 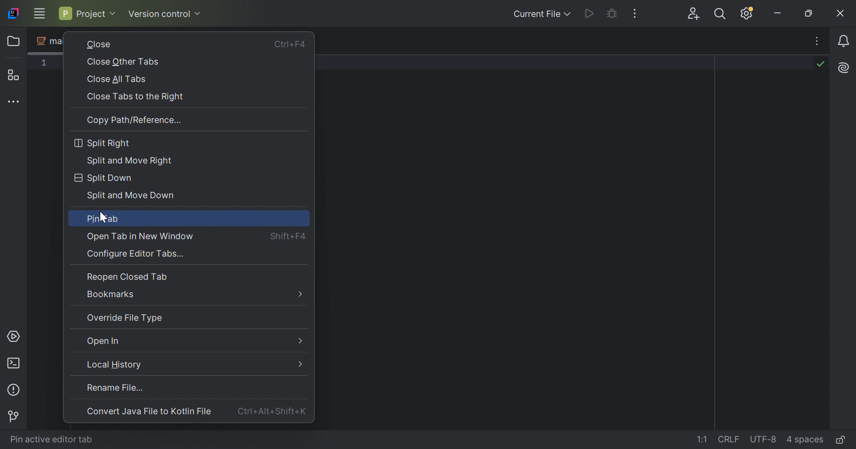 What do you see at coordinates (102, 143) in the screenshot?
I see `Split Right` at bounding box center [102, 143].